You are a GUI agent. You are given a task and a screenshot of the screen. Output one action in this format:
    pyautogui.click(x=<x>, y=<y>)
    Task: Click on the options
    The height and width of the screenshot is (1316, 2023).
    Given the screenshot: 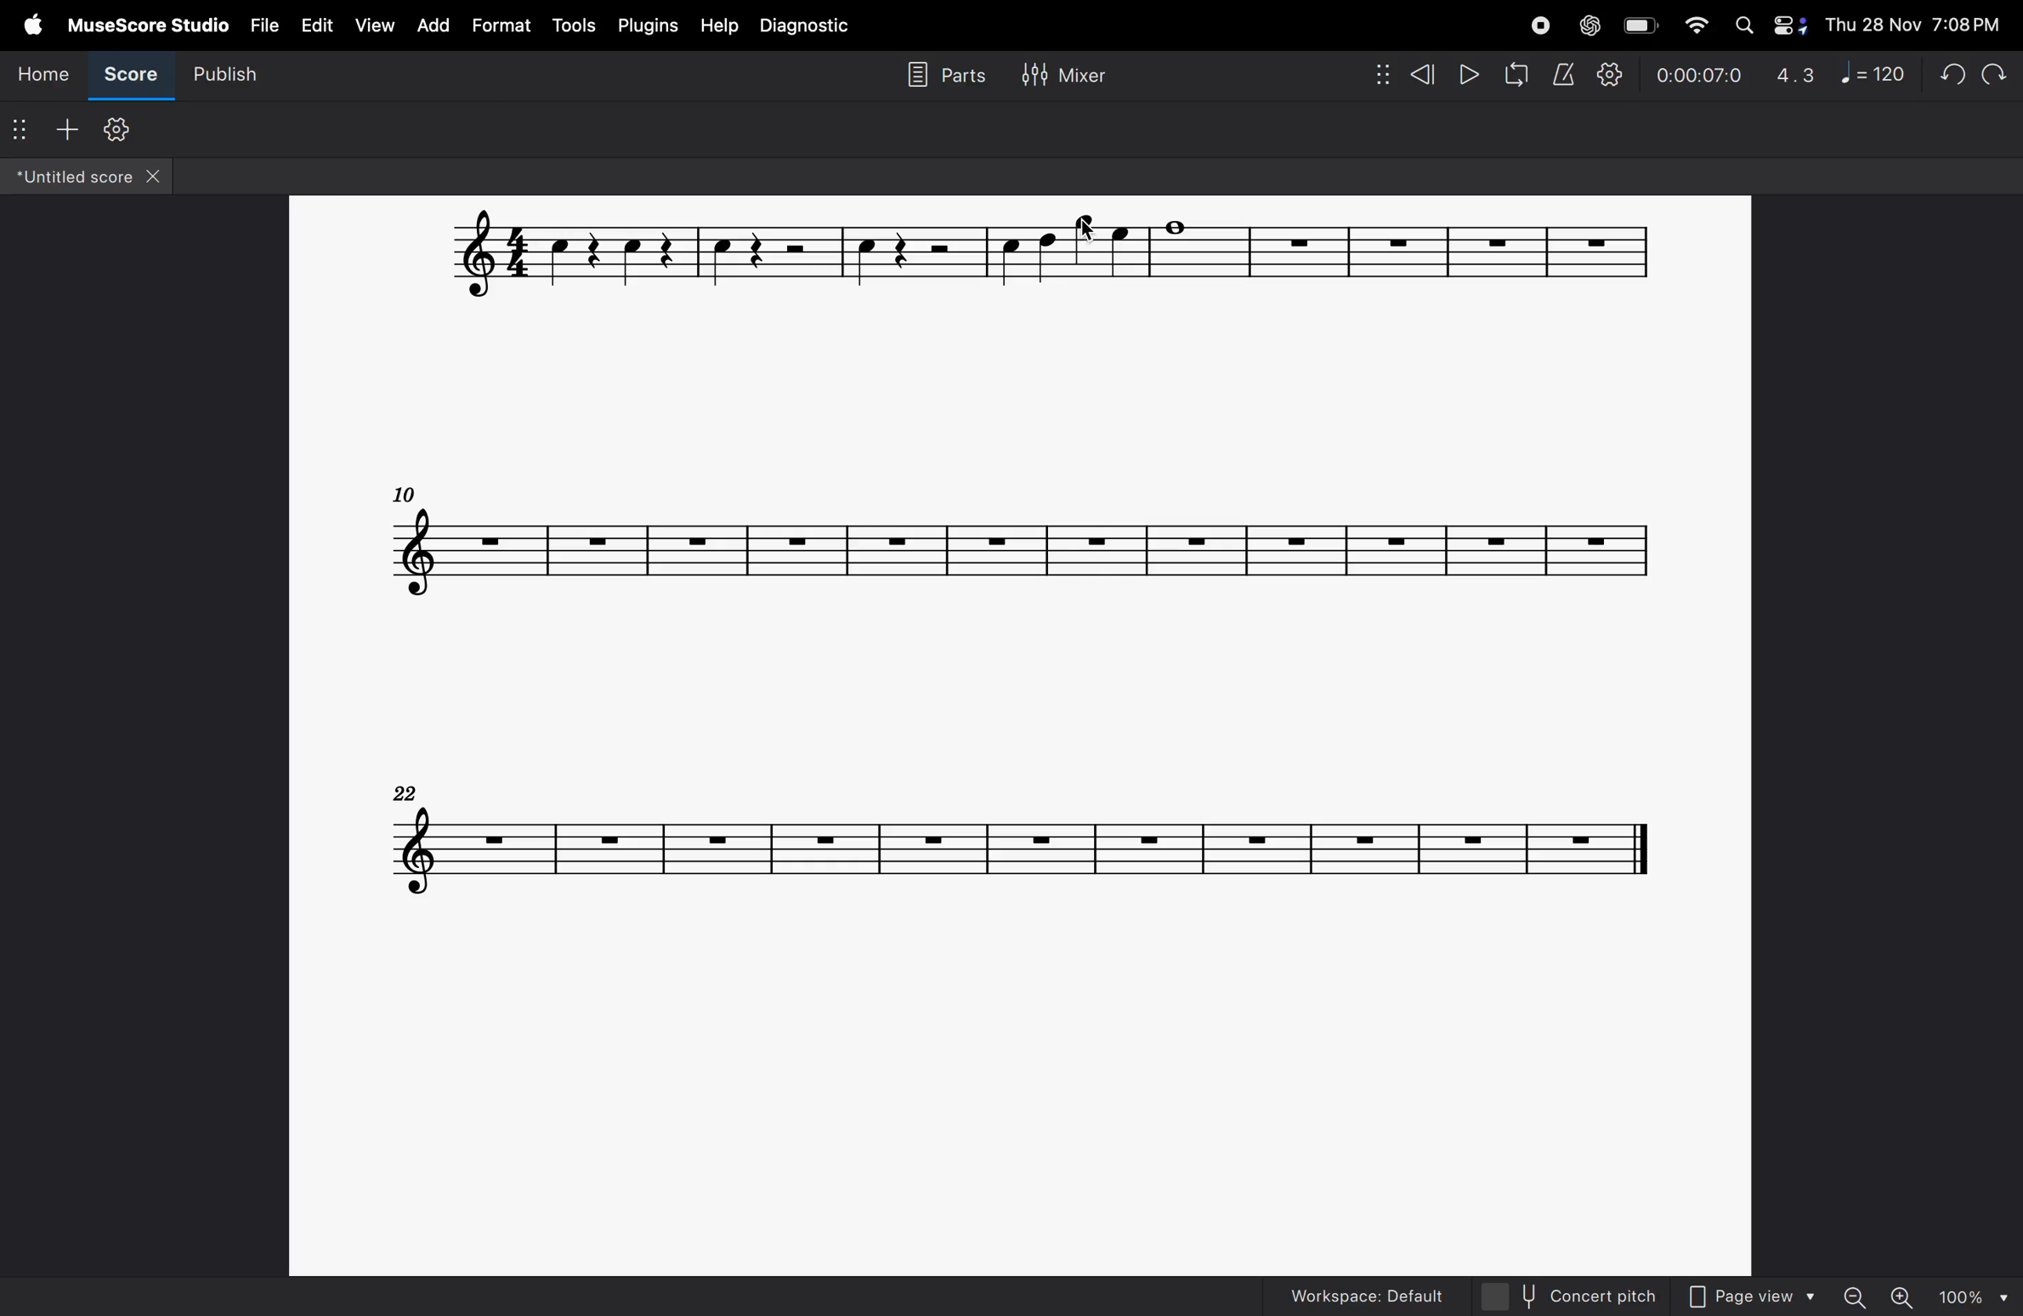 What is the action you would take?
    pyautogui.click(x=22, y=126)
    